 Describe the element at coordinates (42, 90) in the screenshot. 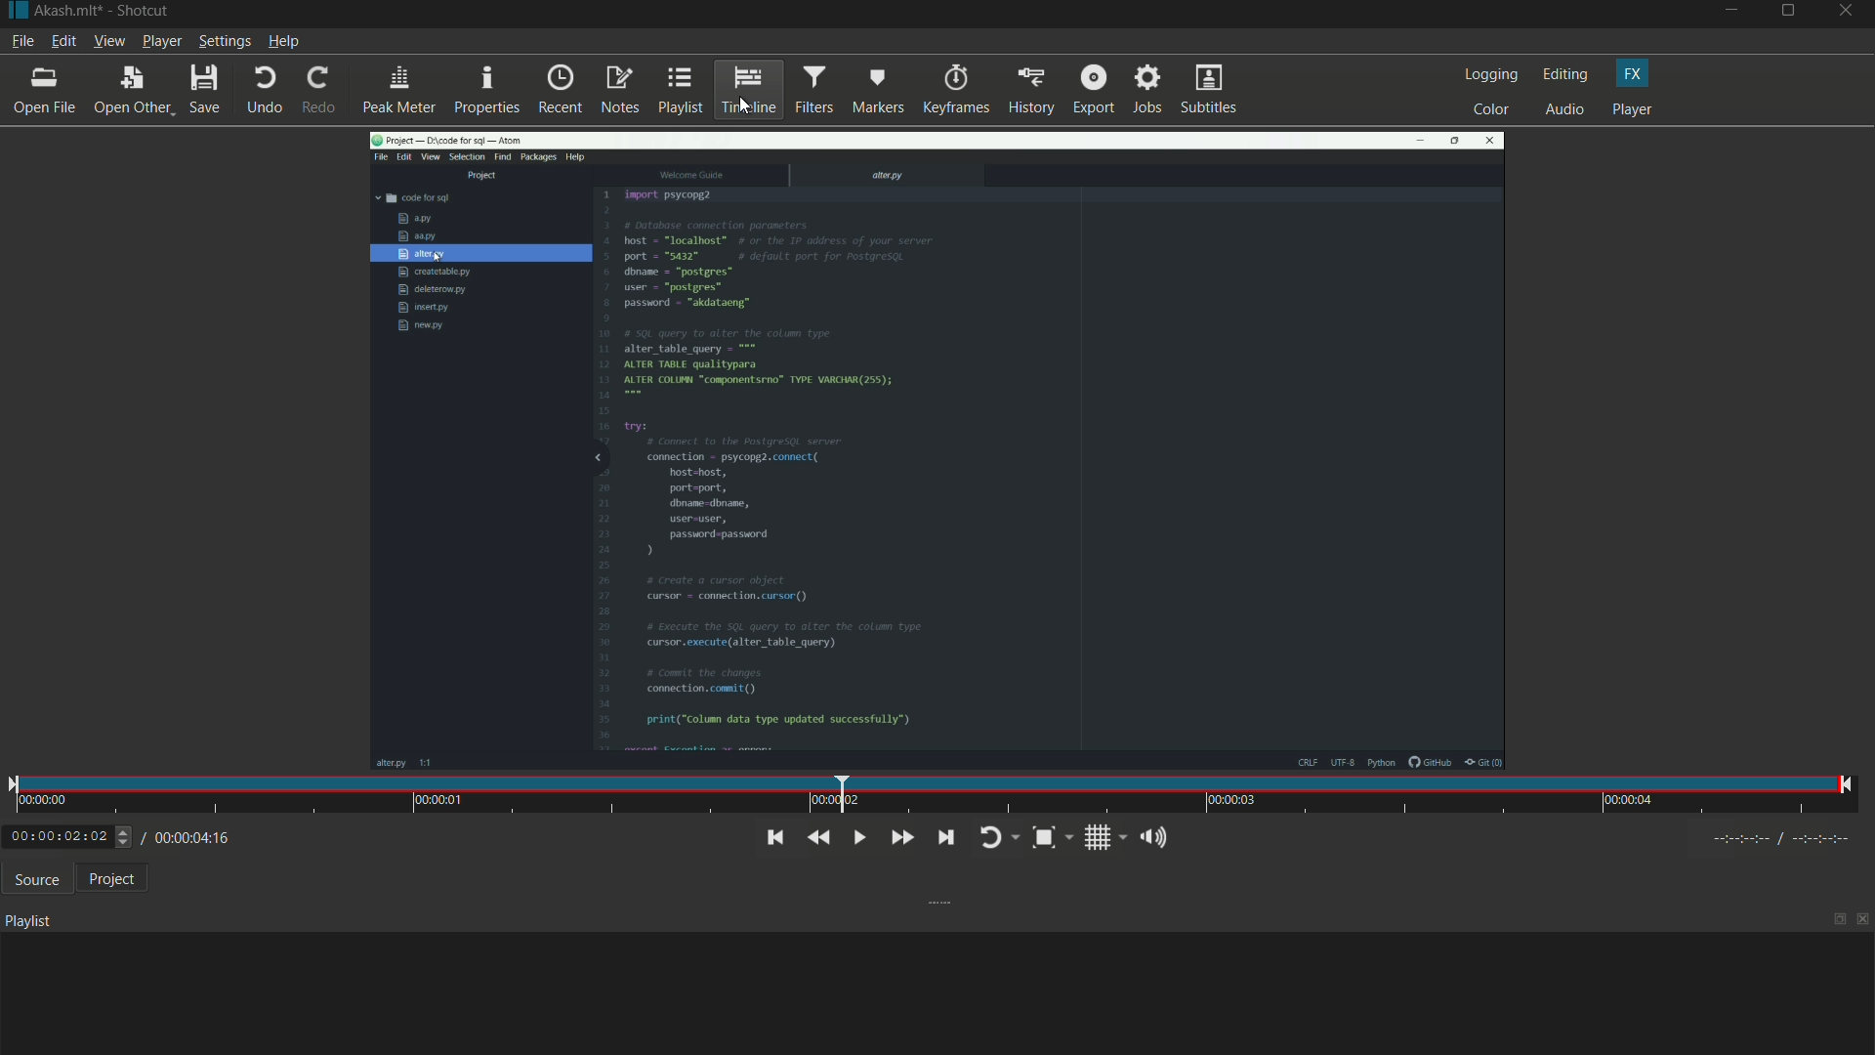

I see `open file` at that location.